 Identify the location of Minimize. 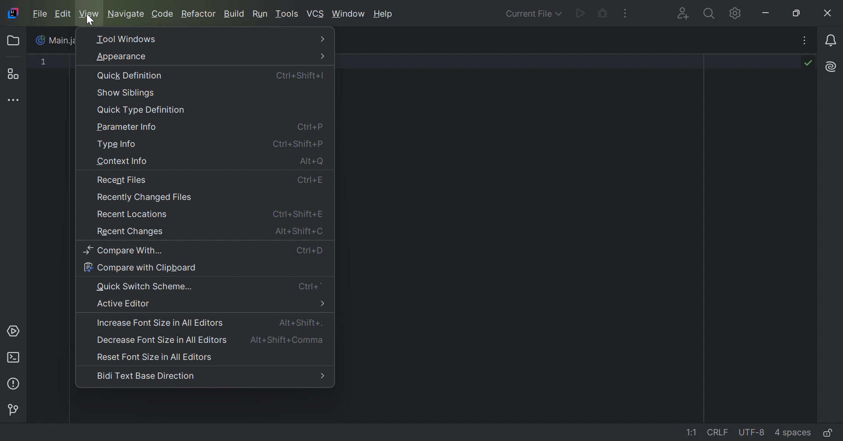
(767, 13).